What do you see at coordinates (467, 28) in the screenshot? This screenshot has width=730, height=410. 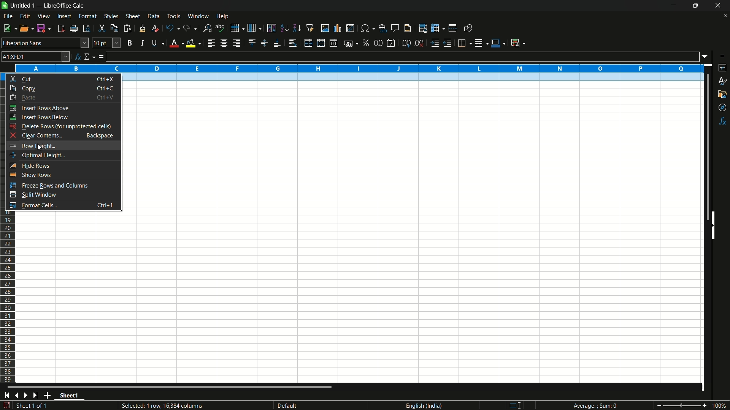 I see `show draw functions` at bounding box center [467, 28].